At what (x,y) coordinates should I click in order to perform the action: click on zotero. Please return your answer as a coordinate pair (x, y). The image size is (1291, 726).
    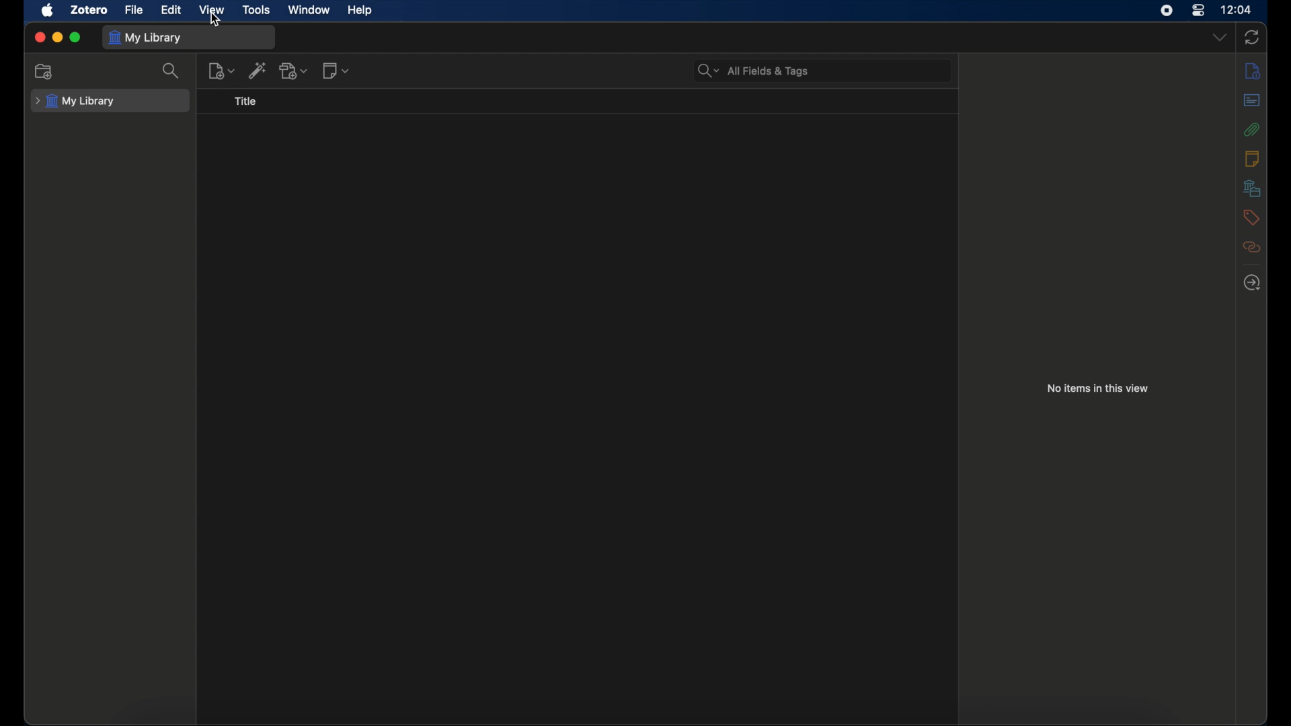
    Looking at the image, I should click on (90, 9).